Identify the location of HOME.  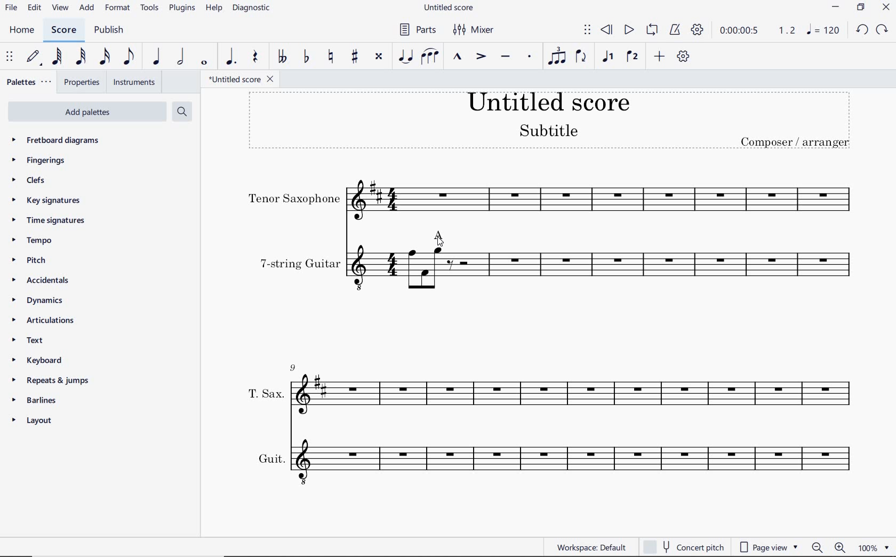
(22, 30).